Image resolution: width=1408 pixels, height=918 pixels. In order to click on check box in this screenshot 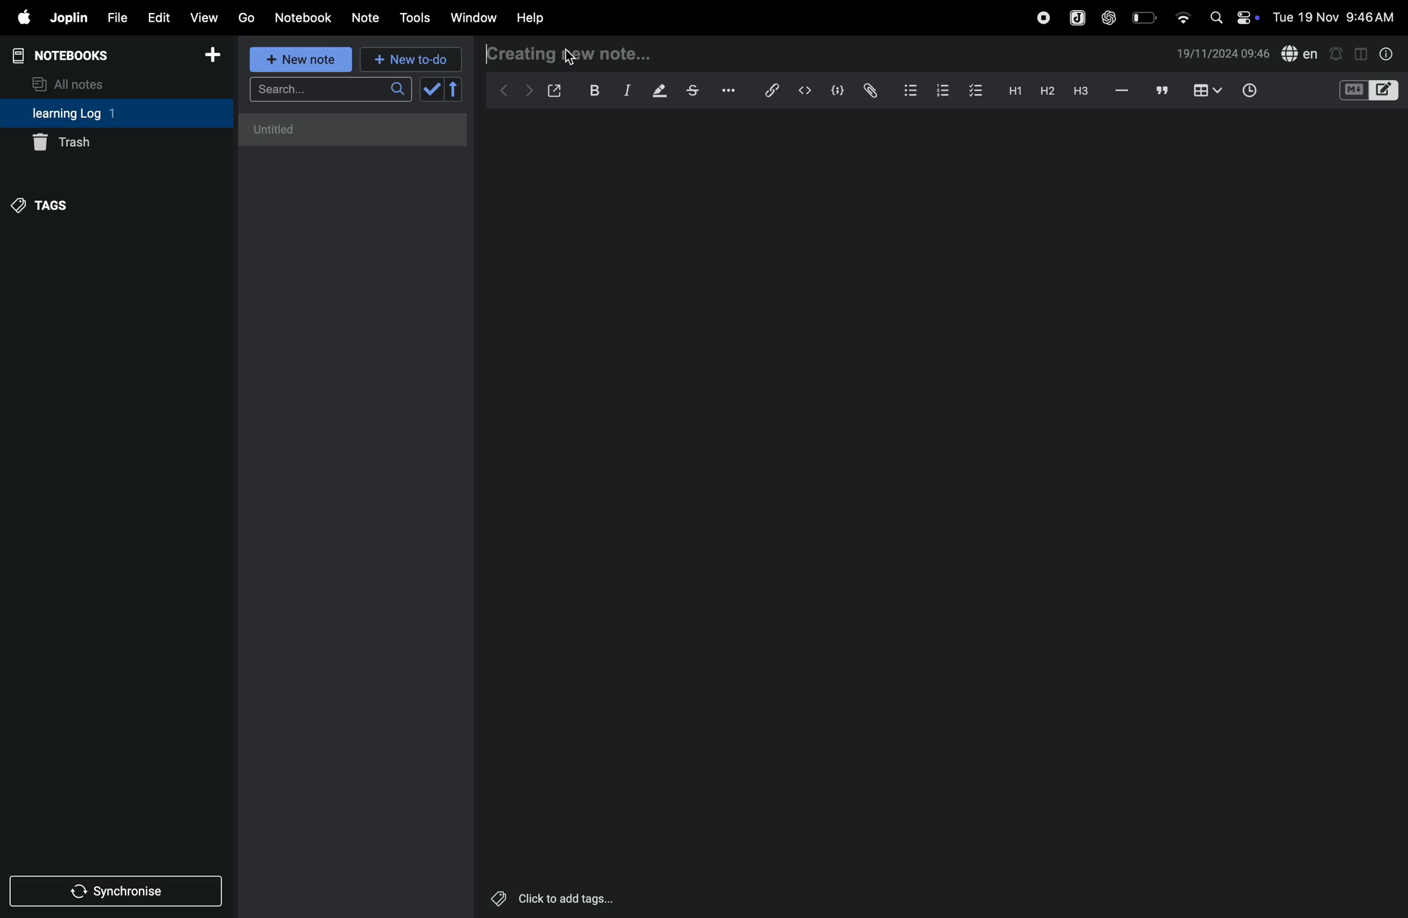, I will do `click(444, 89)`.